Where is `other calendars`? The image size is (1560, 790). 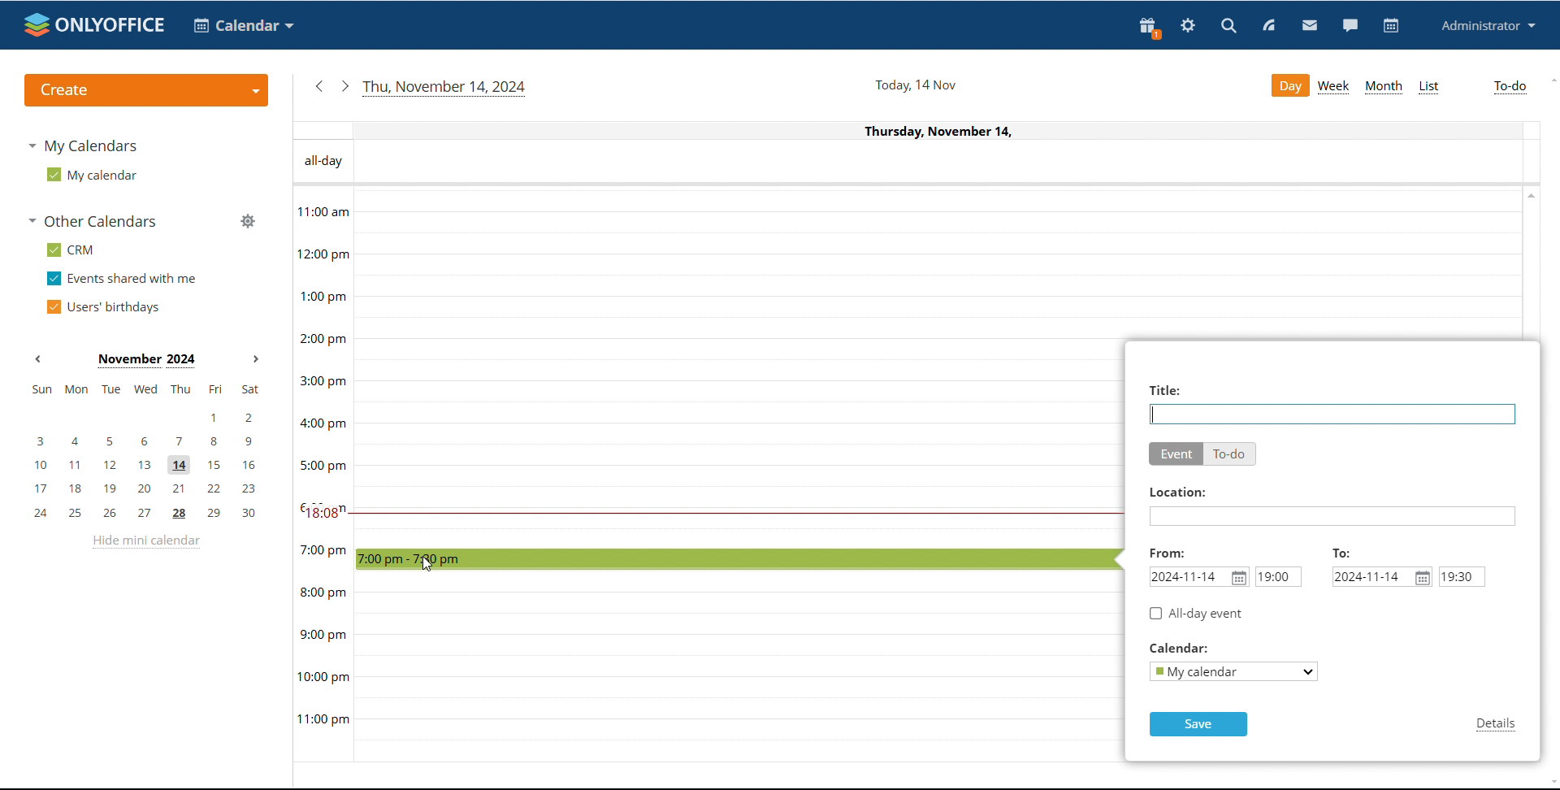 other calendars is located at coordinates (93, 220).